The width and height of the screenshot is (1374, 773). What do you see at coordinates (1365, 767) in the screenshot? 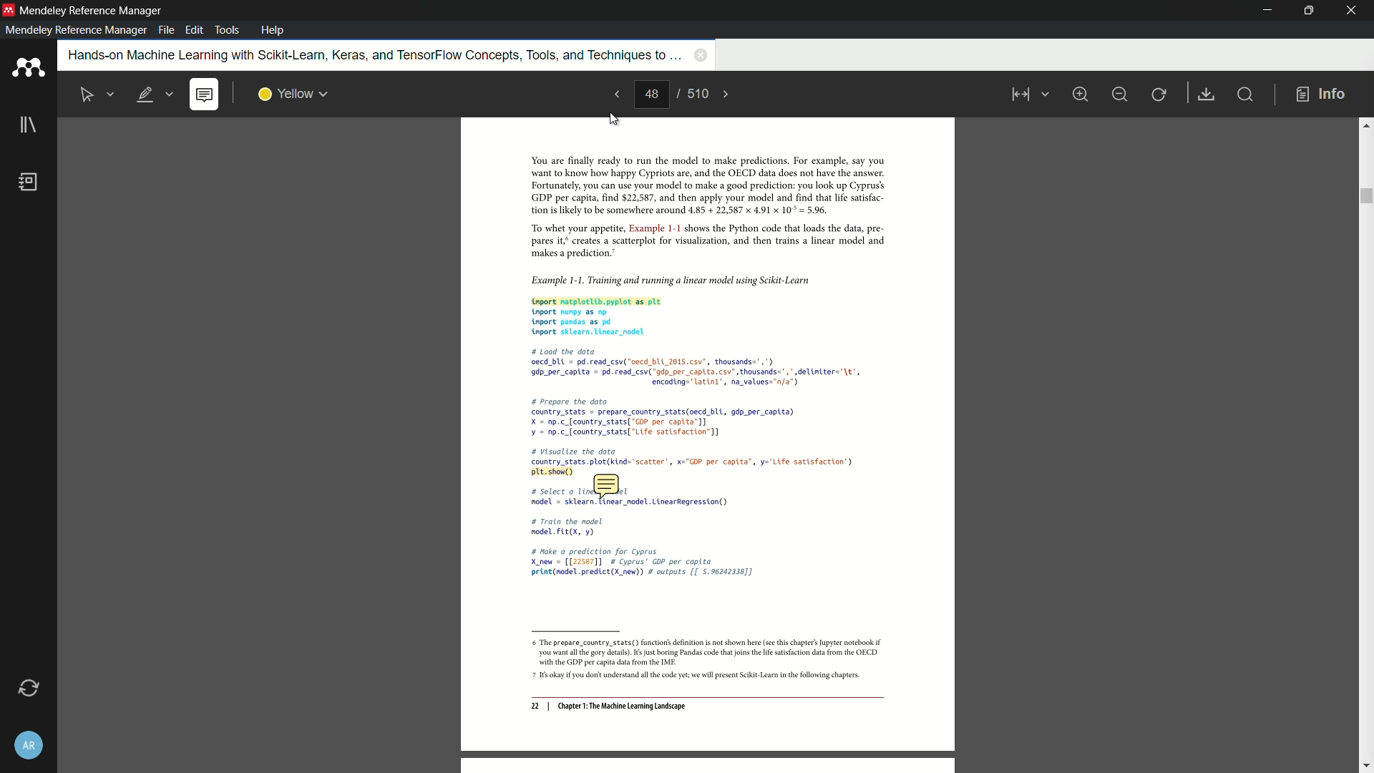
I see `scroll down` at bounding box center [1365, 767].